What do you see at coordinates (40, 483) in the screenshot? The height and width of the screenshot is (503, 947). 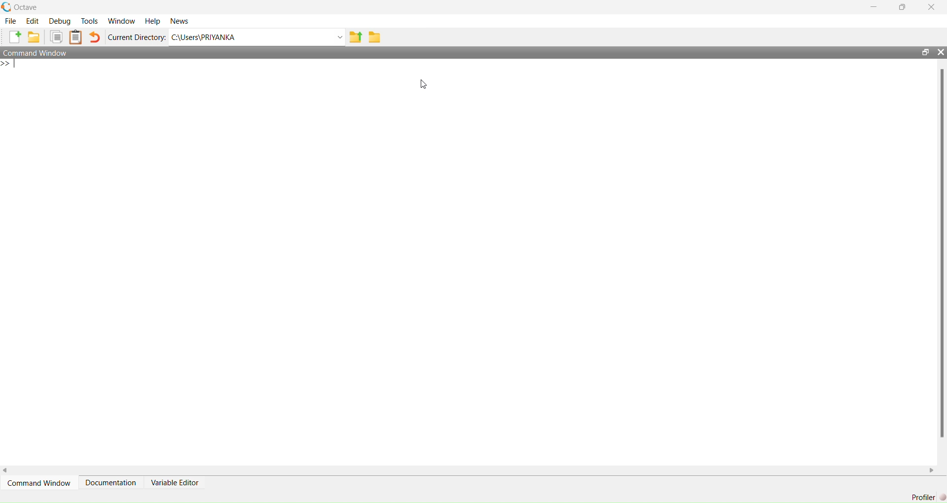 I see `command window` at bounding box center [40, 483].